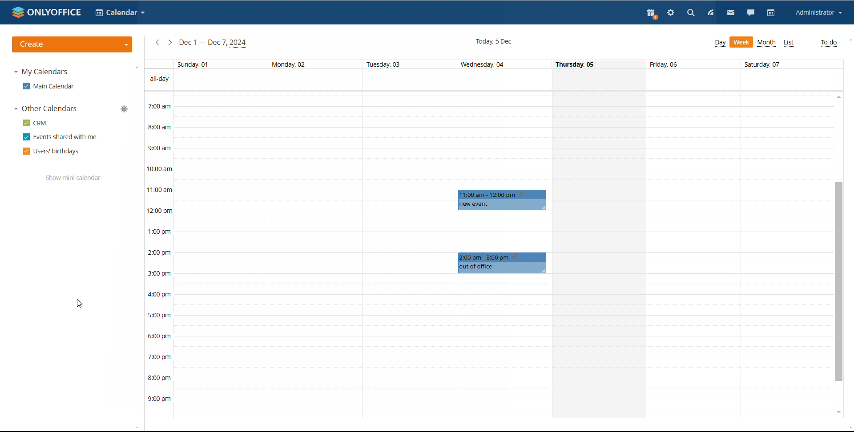 The height and width of the screenshot is (432, 854). What do you see at coordinates (45, 108) in the screenshot?
I see `other calendars` at bounding box center [45, 108].